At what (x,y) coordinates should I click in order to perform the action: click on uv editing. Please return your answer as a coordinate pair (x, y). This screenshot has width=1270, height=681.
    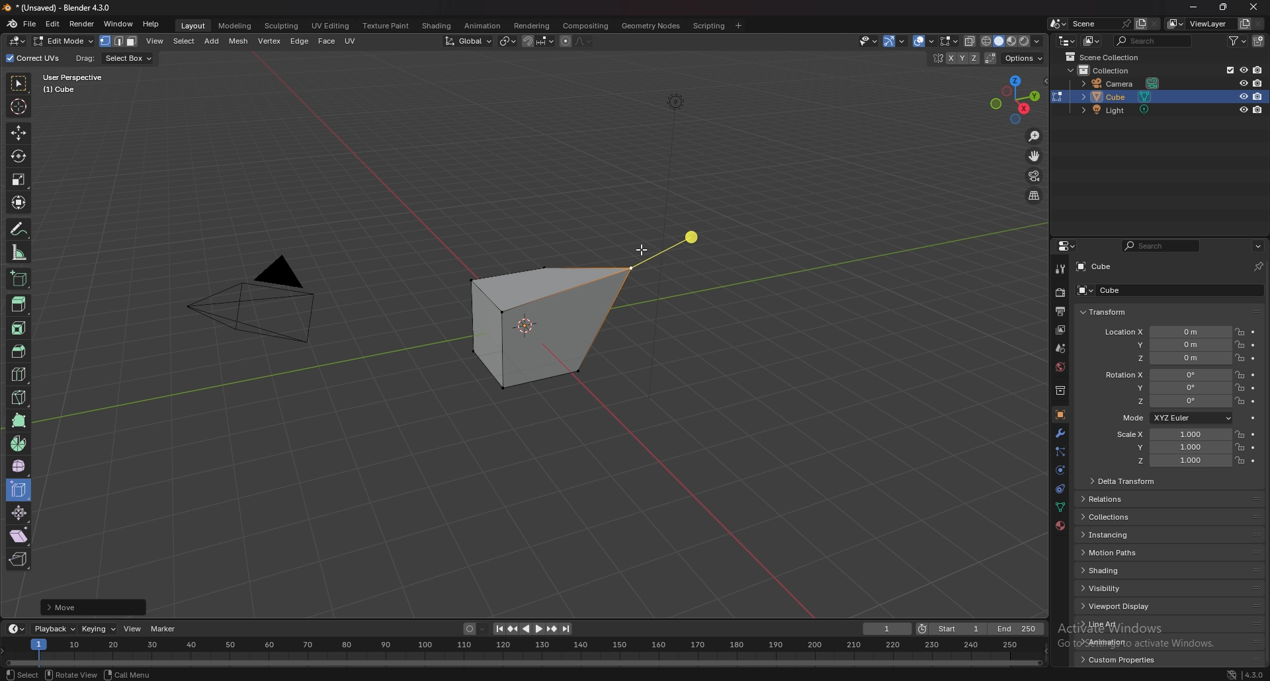
    Looking at the image, I should click on (331, 26).